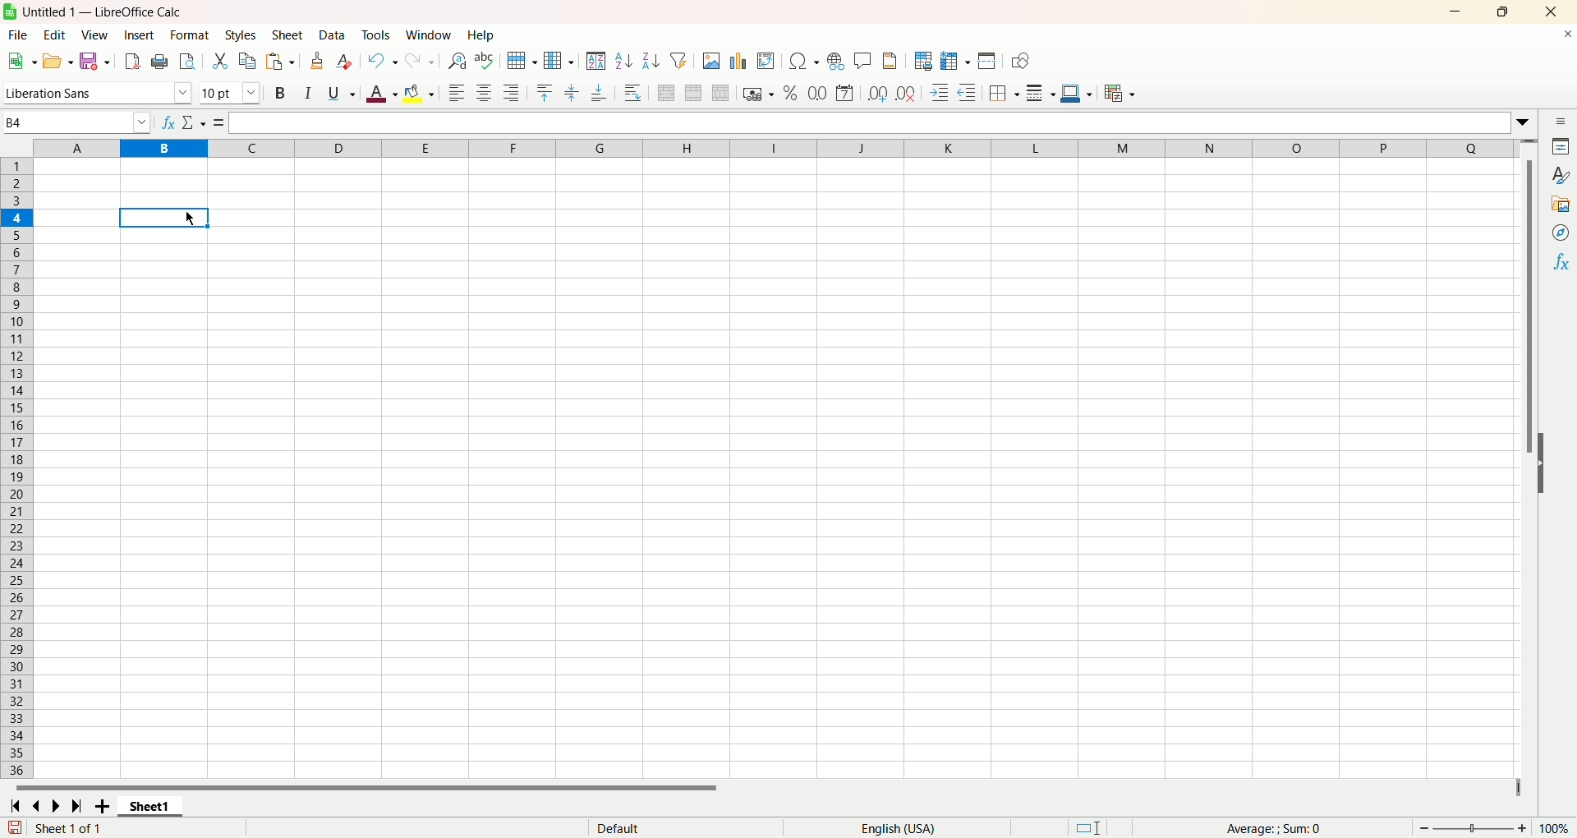 The height and width of the screenshot is (838, 1577). I want to click on select function, so click(192, 122).